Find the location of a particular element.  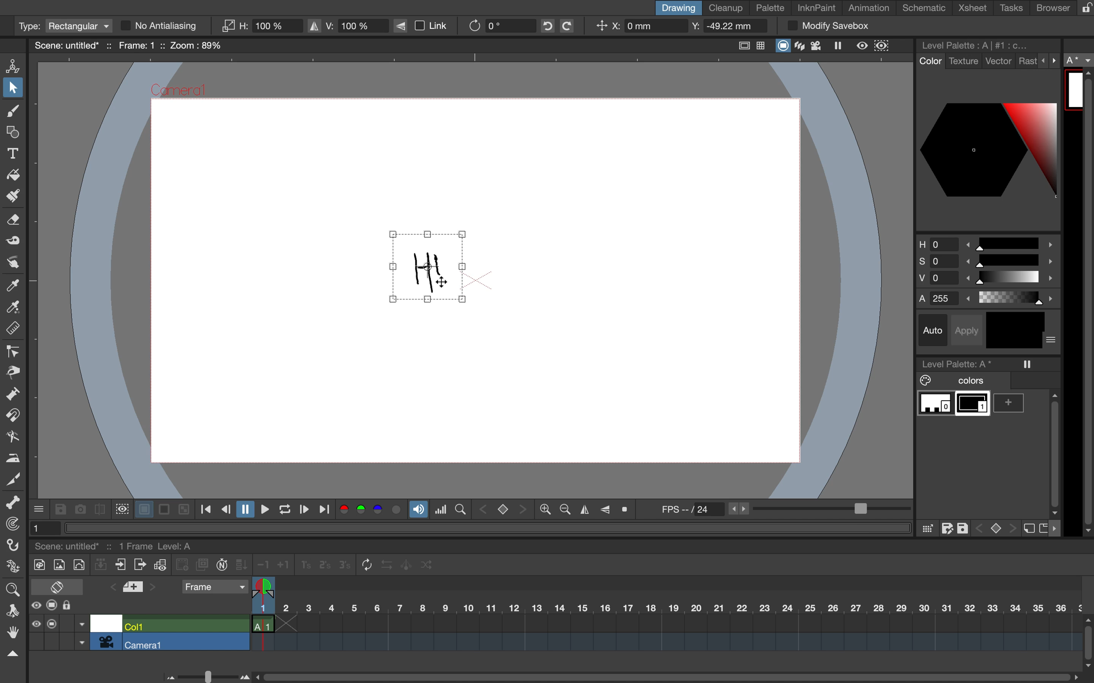

1 is located at coordinates (42, 527).